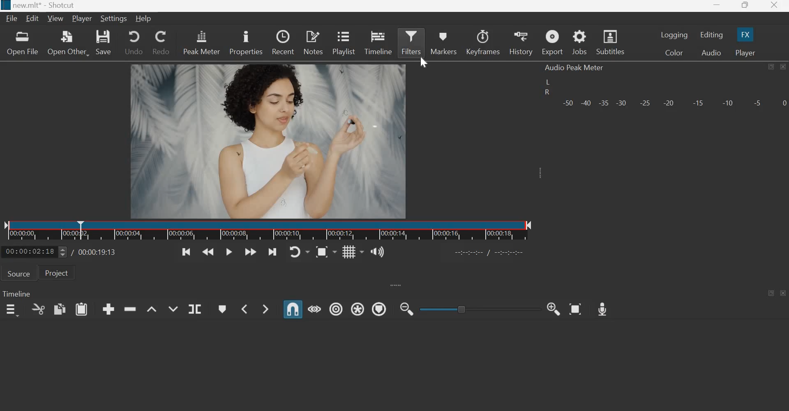  Describe the element at coordinates (576, 68) in the screenshot. I see `Audio Peak Meter` at that location.